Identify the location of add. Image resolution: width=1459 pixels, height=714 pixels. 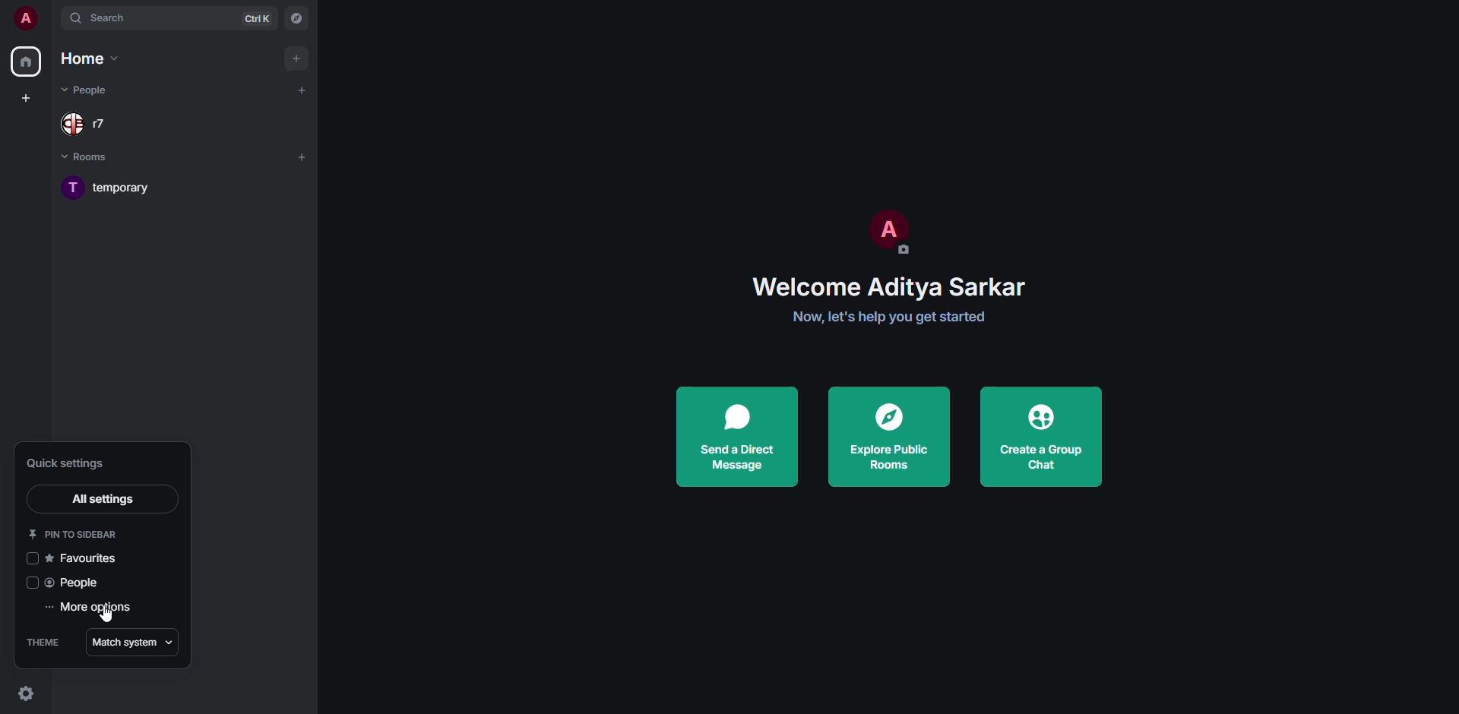
(302, 156).